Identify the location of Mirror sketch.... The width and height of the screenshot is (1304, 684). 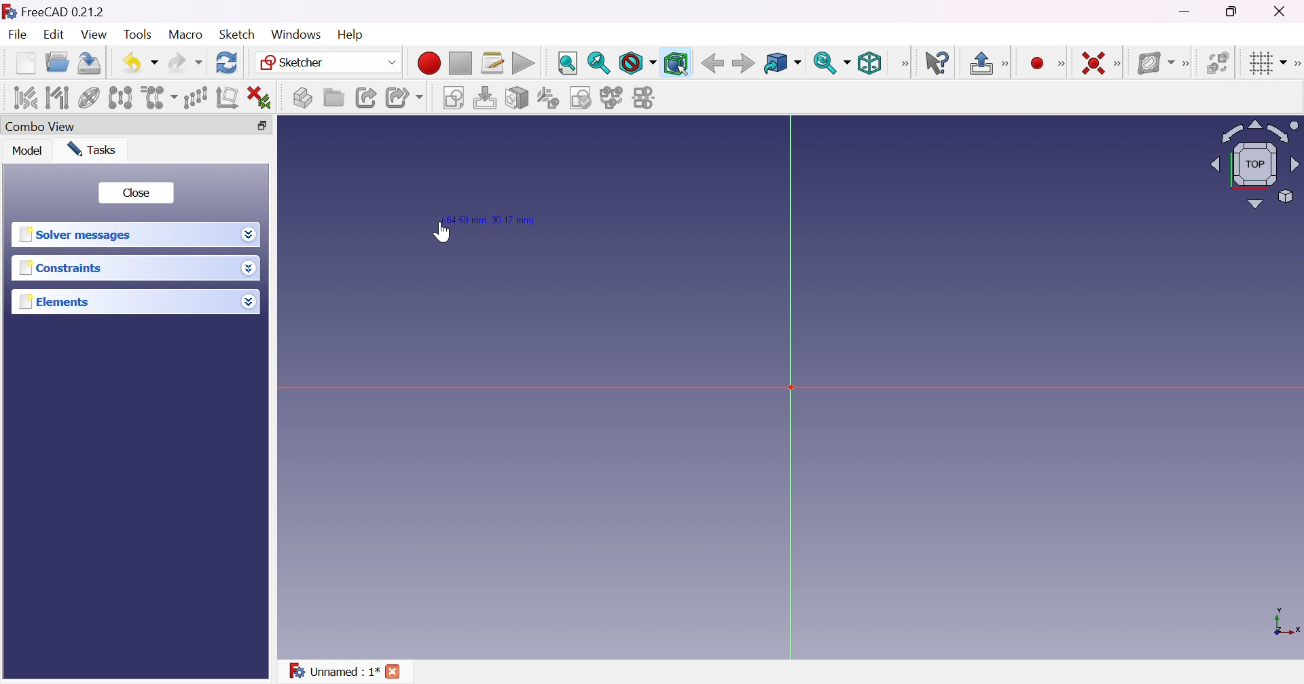
(645, 98).